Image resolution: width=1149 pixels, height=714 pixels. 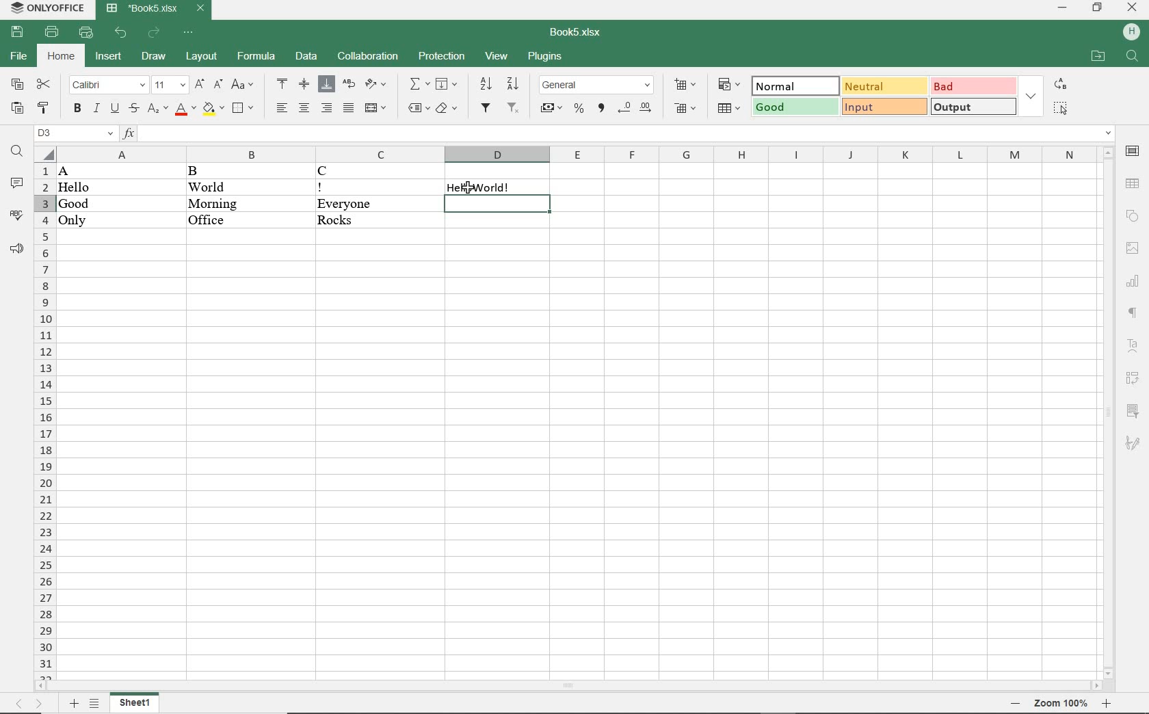 I want to click on DECREMENT FONT SIZE, so click(x=218, y=87).